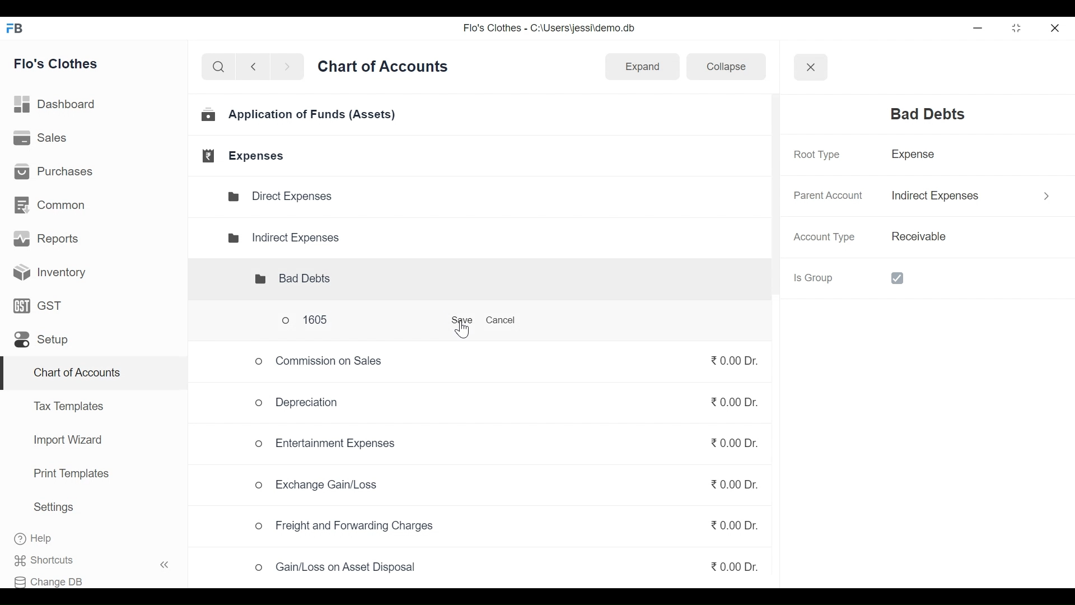 This screenshot has height=605, width=1075. Describe the element at coordinates (859, 277) in the screenshot. I see `Is Group` at that location.